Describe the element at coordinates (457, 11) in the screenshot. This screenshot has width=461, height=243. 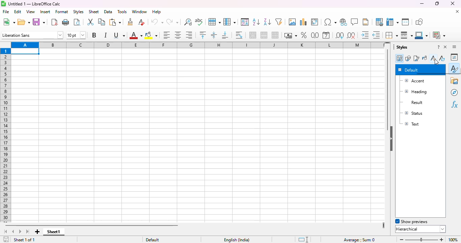
I see `close document` at that location.